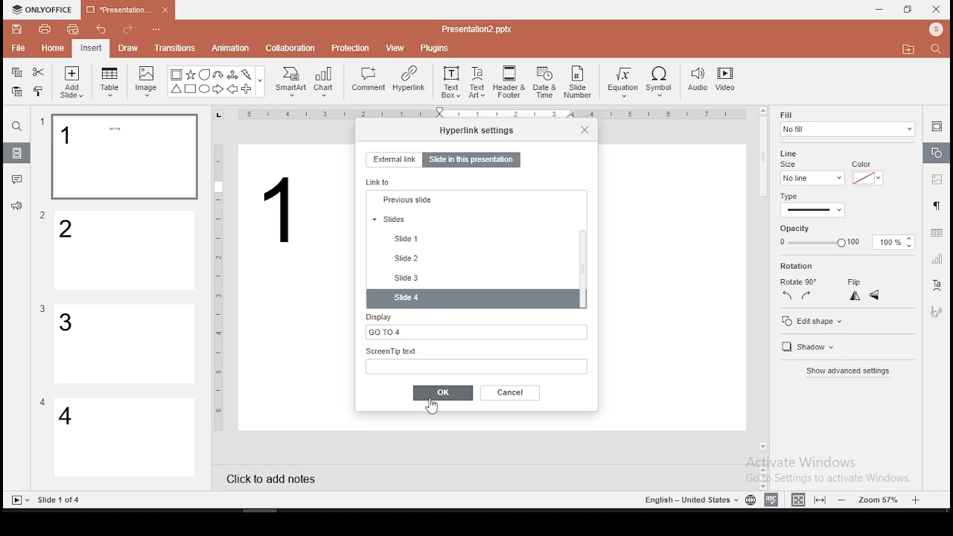 This screenshot has height=536, width=953. Describe the element at coordinates (124, 157) in the screenshot. I see `slide 1` at that location.